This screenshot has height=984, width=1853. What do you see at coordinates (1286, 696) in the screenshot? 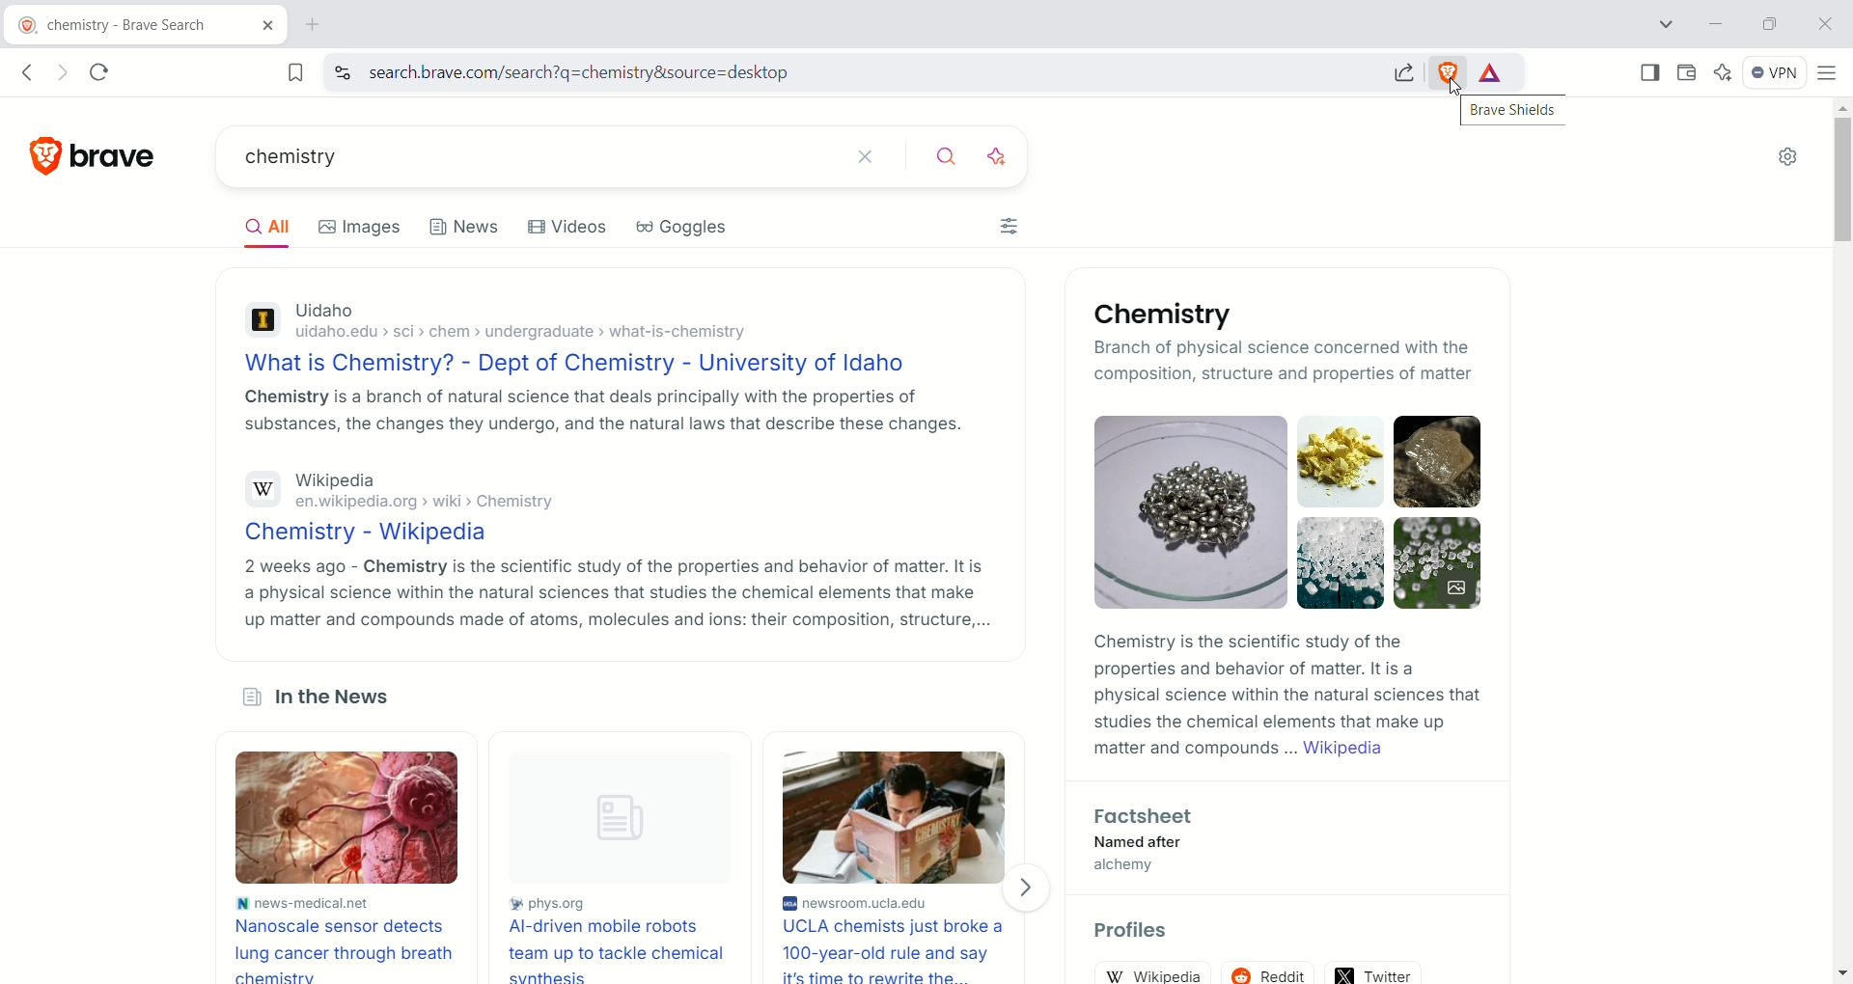
I see `Chemistry is the scientific study of the properties and behavior of matter. It is a physical science within the natural sciences that studies the chemical elements that make up matter and compounds … Wikipedia` at bounding box center [1286, 696].